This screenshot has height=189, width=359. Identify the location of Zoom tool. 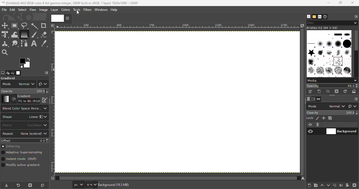
(5, 52).